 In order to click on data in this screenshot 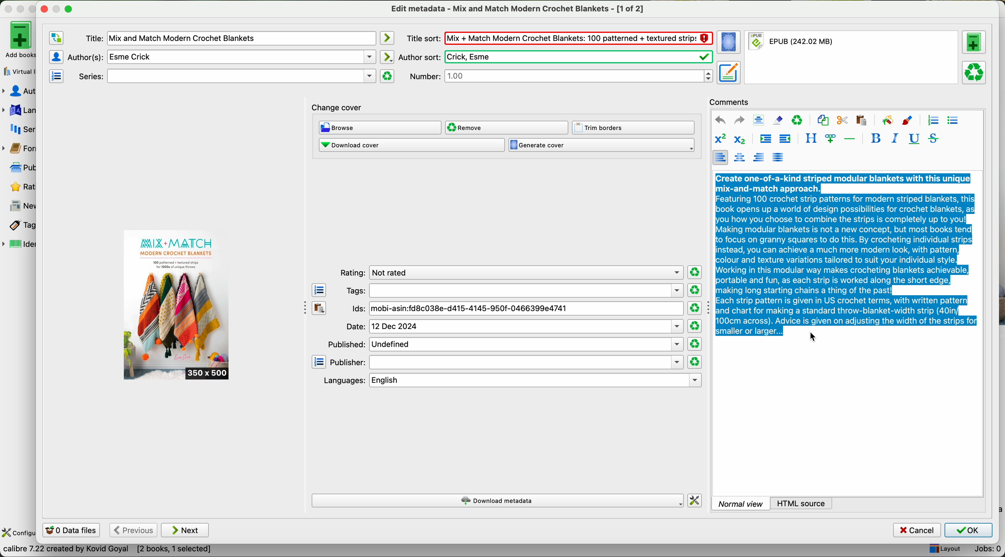, I will do `click(107, 551)`.